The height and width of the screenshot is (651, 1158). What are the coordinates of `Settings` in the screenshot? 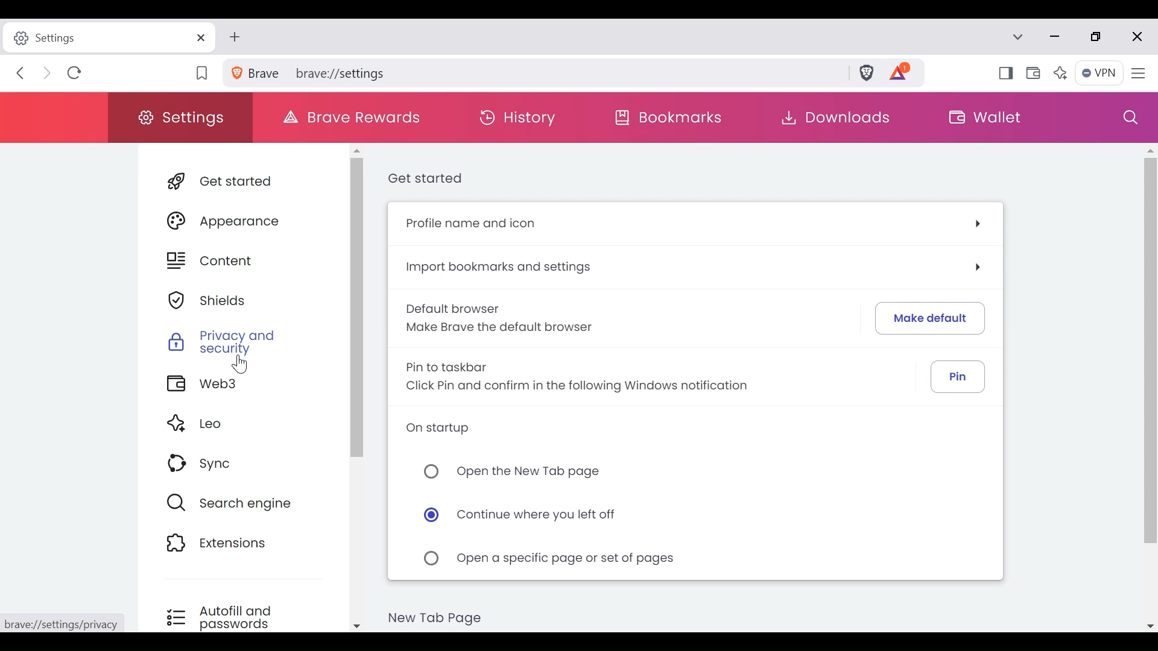 It's located at (182, 117).